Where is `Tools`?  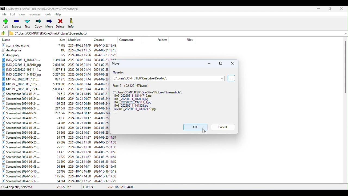
Tools is located at coordinates (48, 14).